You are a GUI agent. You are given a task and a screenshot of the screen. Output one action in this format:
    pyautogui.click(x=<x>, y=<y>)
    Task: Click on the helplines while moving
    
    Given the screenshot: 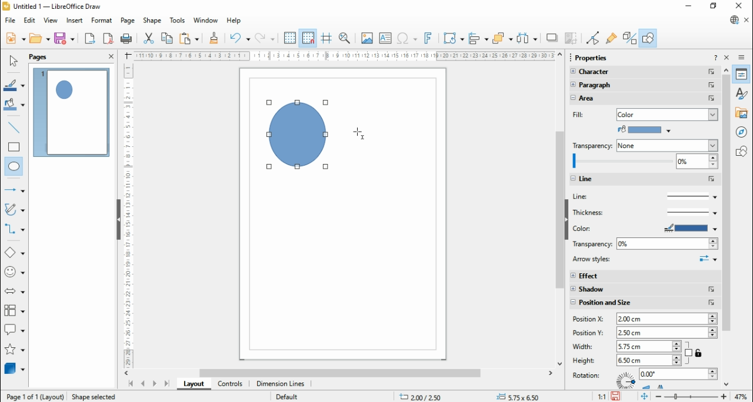 What is the action you would take?
    pyautogui.click(x=326, y=38)
    